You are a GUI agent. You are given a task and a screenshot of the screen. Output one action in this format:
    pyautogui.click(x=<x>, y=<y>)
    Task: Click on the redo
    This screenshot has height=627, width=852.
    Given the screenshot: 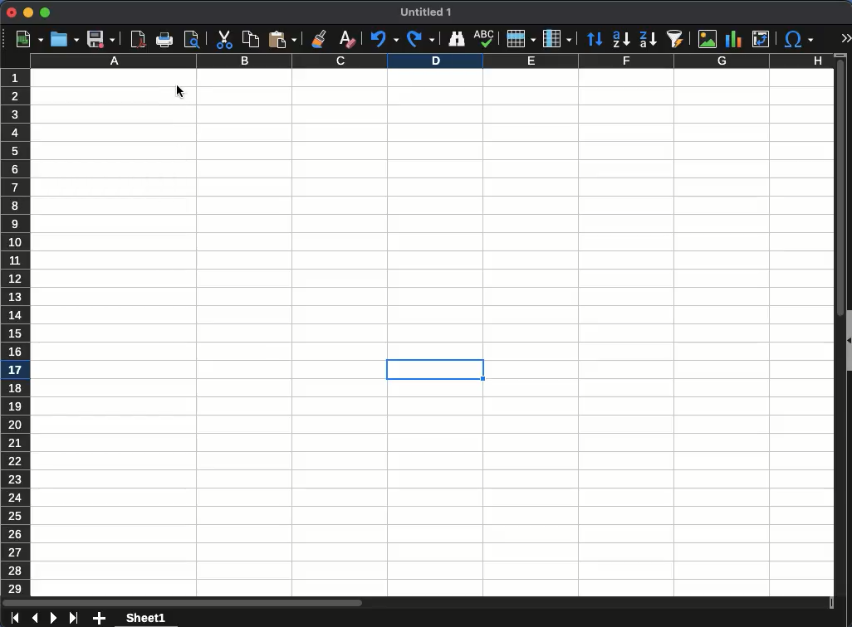 What is the action you would take?
    pyautogui.click(x=422, y=39)
    